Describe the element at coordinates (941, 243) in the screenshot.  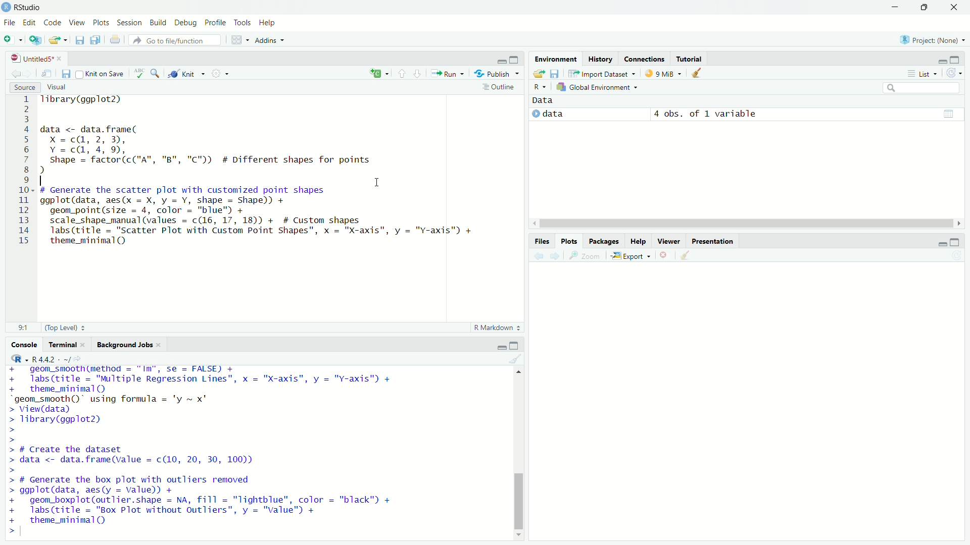
I see `minimize` at that location.